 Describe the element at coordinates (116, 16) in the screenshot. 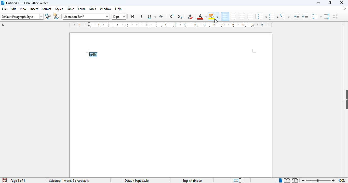

I see `12 pt` at that location.